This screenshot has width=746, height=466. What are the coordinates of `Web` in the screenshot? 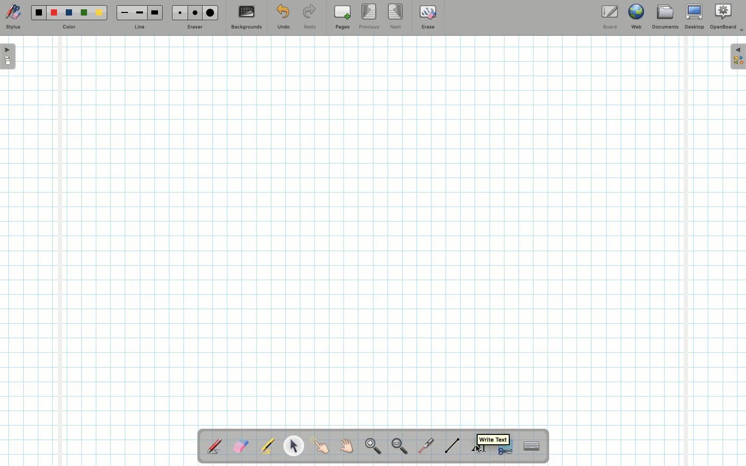 It's located at (636, 19).